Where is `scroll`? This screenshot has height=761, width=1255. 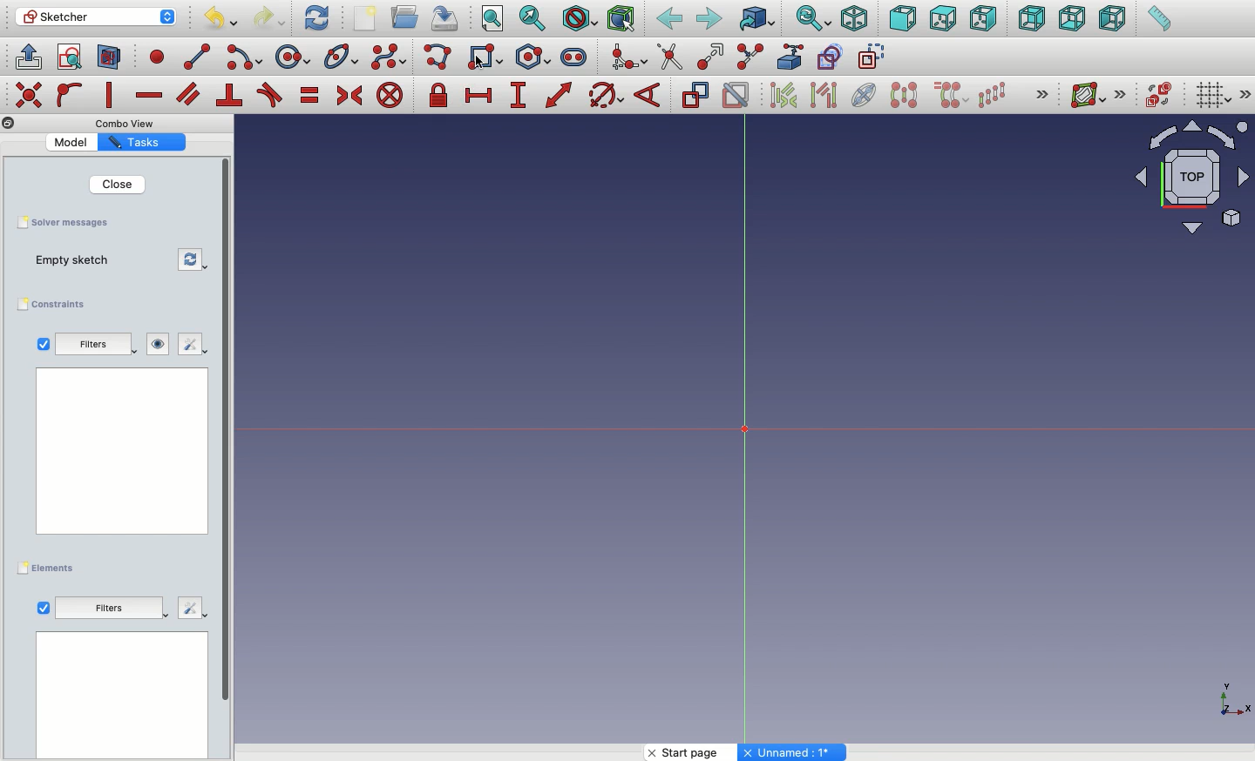
scroll is located at coordinates (227, 457).